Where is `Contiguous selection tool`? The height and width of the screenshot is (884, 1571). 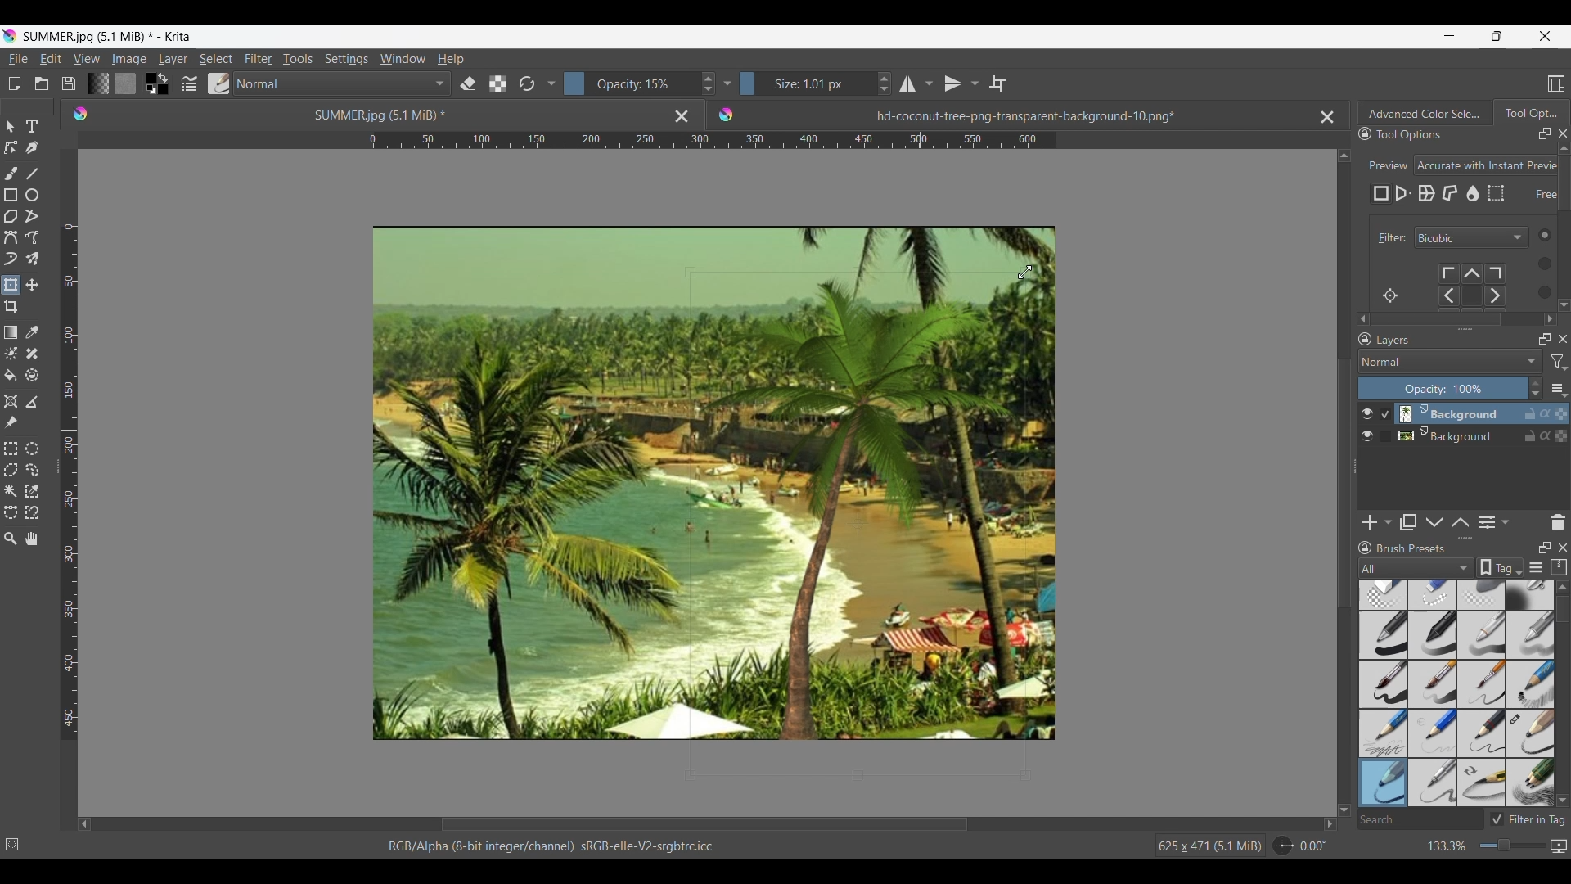
Contiguous selection tool is located at coordinates (11, 491).